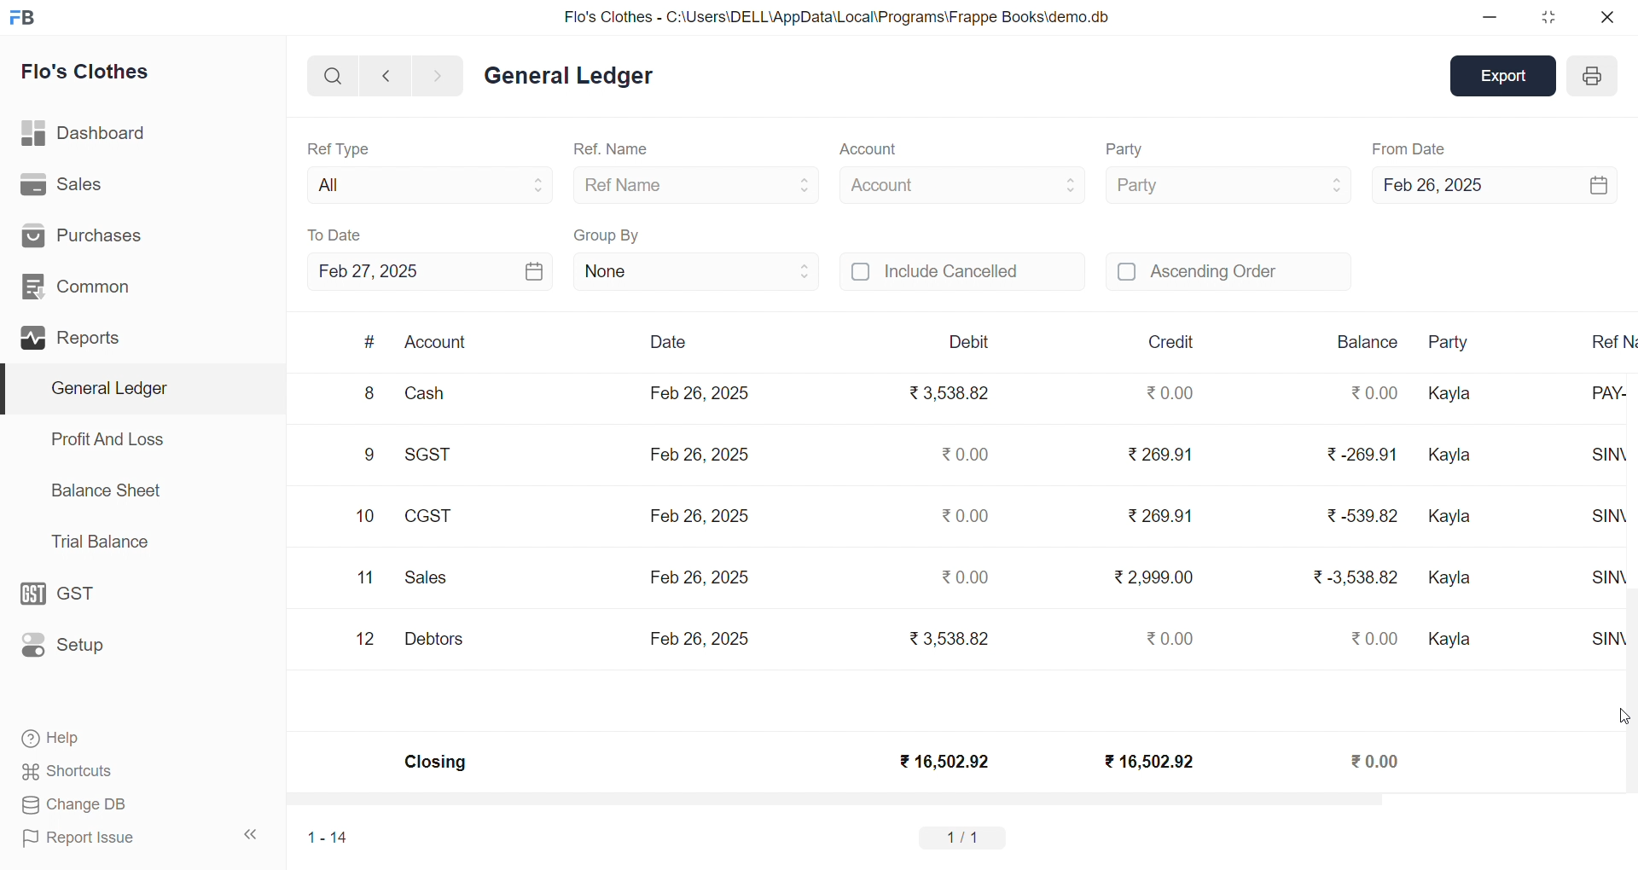 Image resolution: width=1638 pixels, height=870 pixels. Describe the element at coordinates (67, 646) in the screenshot. I see `Setup` at that location.